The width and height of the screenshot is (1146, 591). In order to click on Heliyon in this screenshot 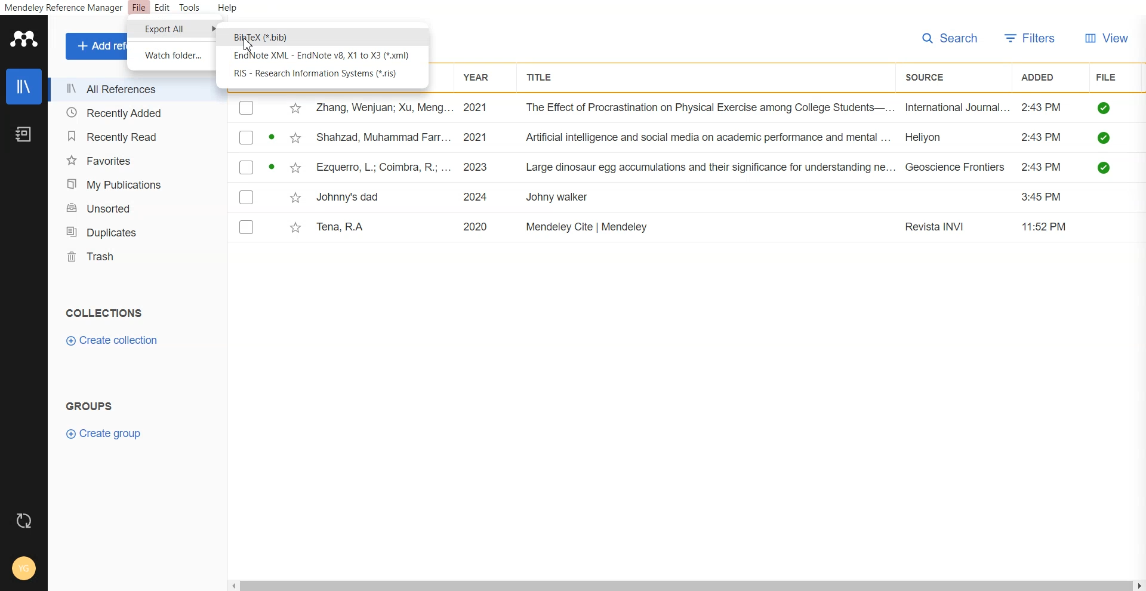, I will do `click(931, 136)`.